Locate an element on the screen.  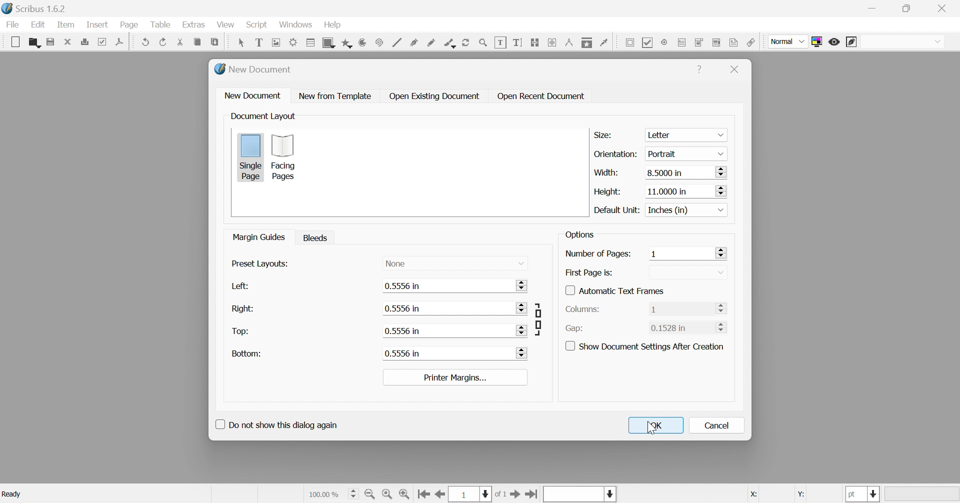
save is located at coordinates (49, 42).